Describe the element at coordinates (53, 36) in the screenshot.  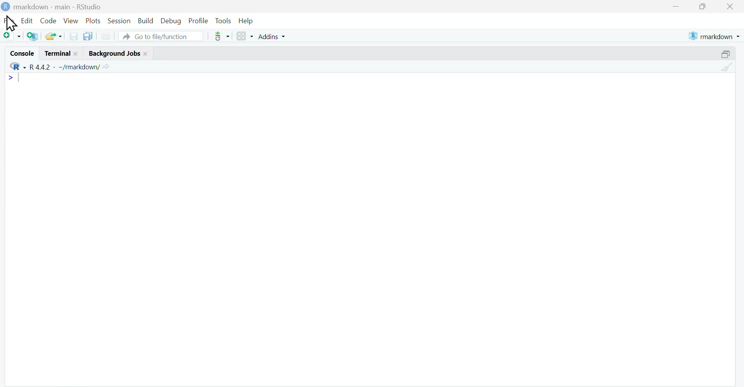
I see `open an existing file` at that location.